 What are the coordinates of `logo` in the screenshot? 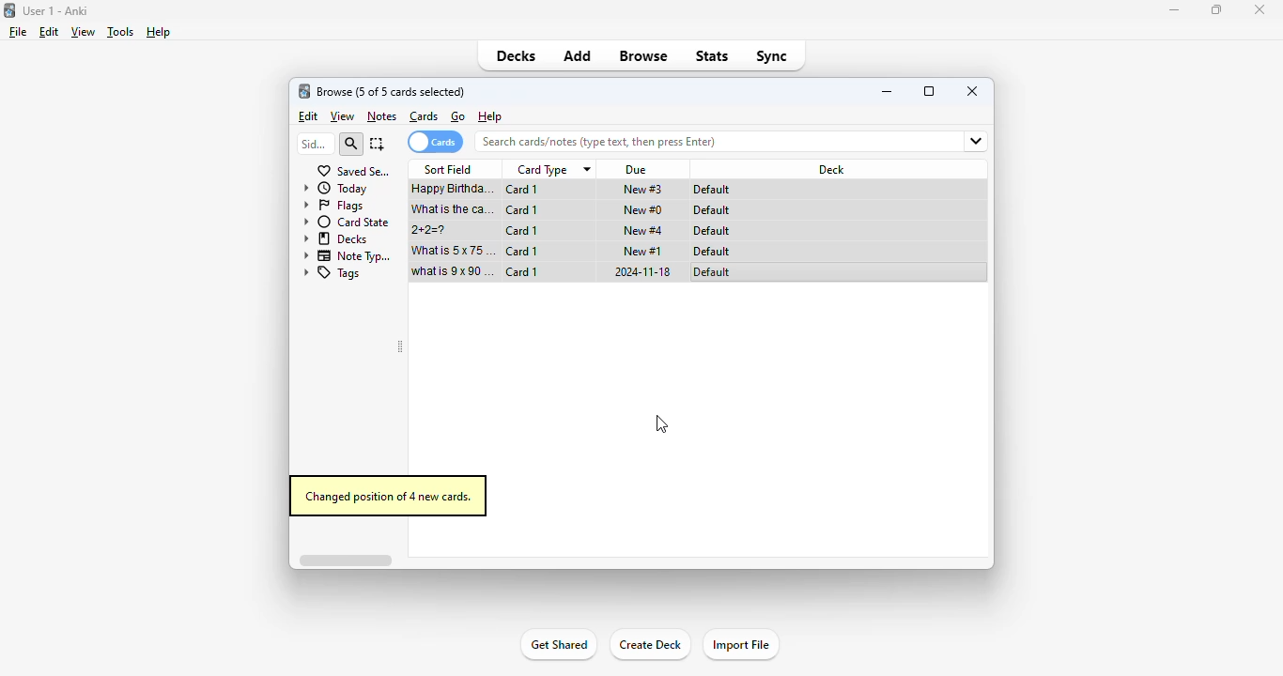 It's located at (303, 91).